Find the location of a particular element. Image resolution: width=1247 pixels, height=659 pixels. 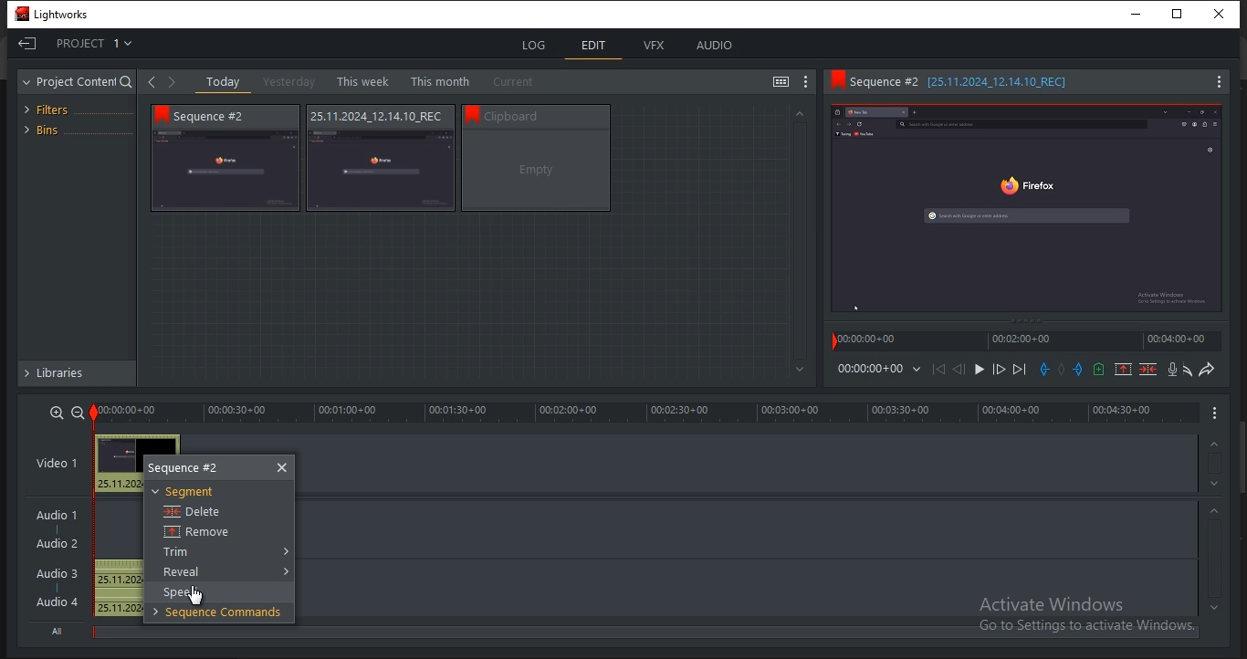

today is located at coordinates (224, 82).